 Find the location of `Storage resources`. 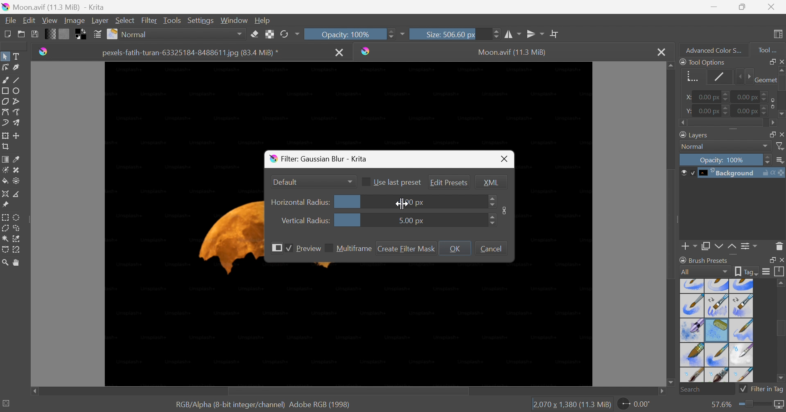

Storage resources is located at coordinates (780, 271).